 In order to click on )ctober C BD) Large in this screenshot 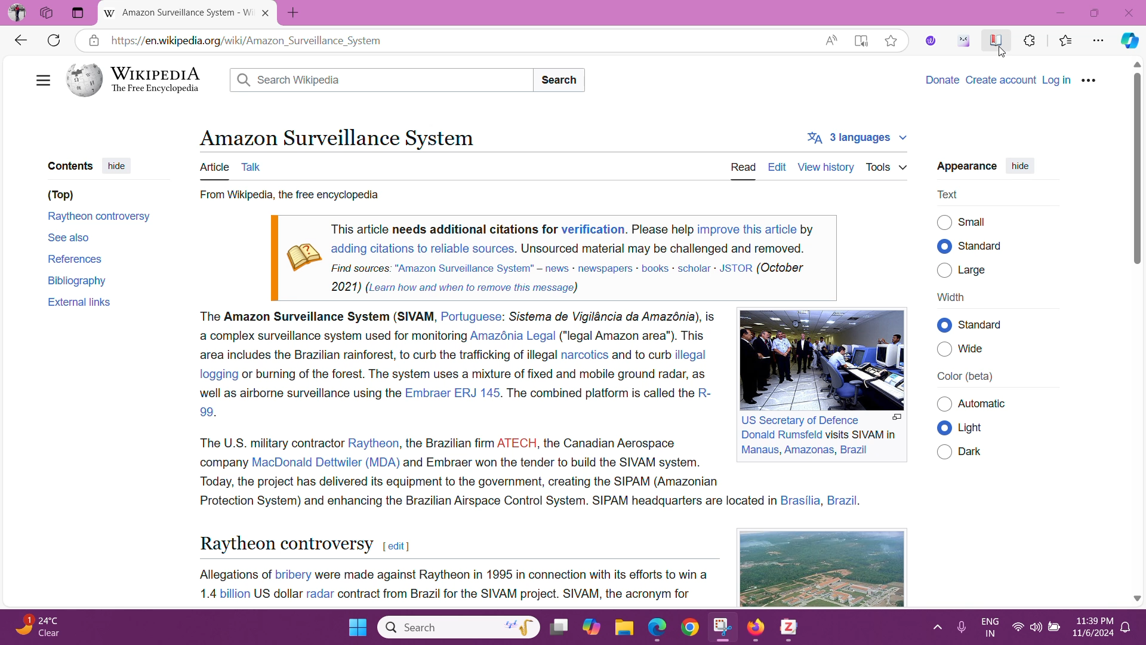, I will do `click(979, 270)`.